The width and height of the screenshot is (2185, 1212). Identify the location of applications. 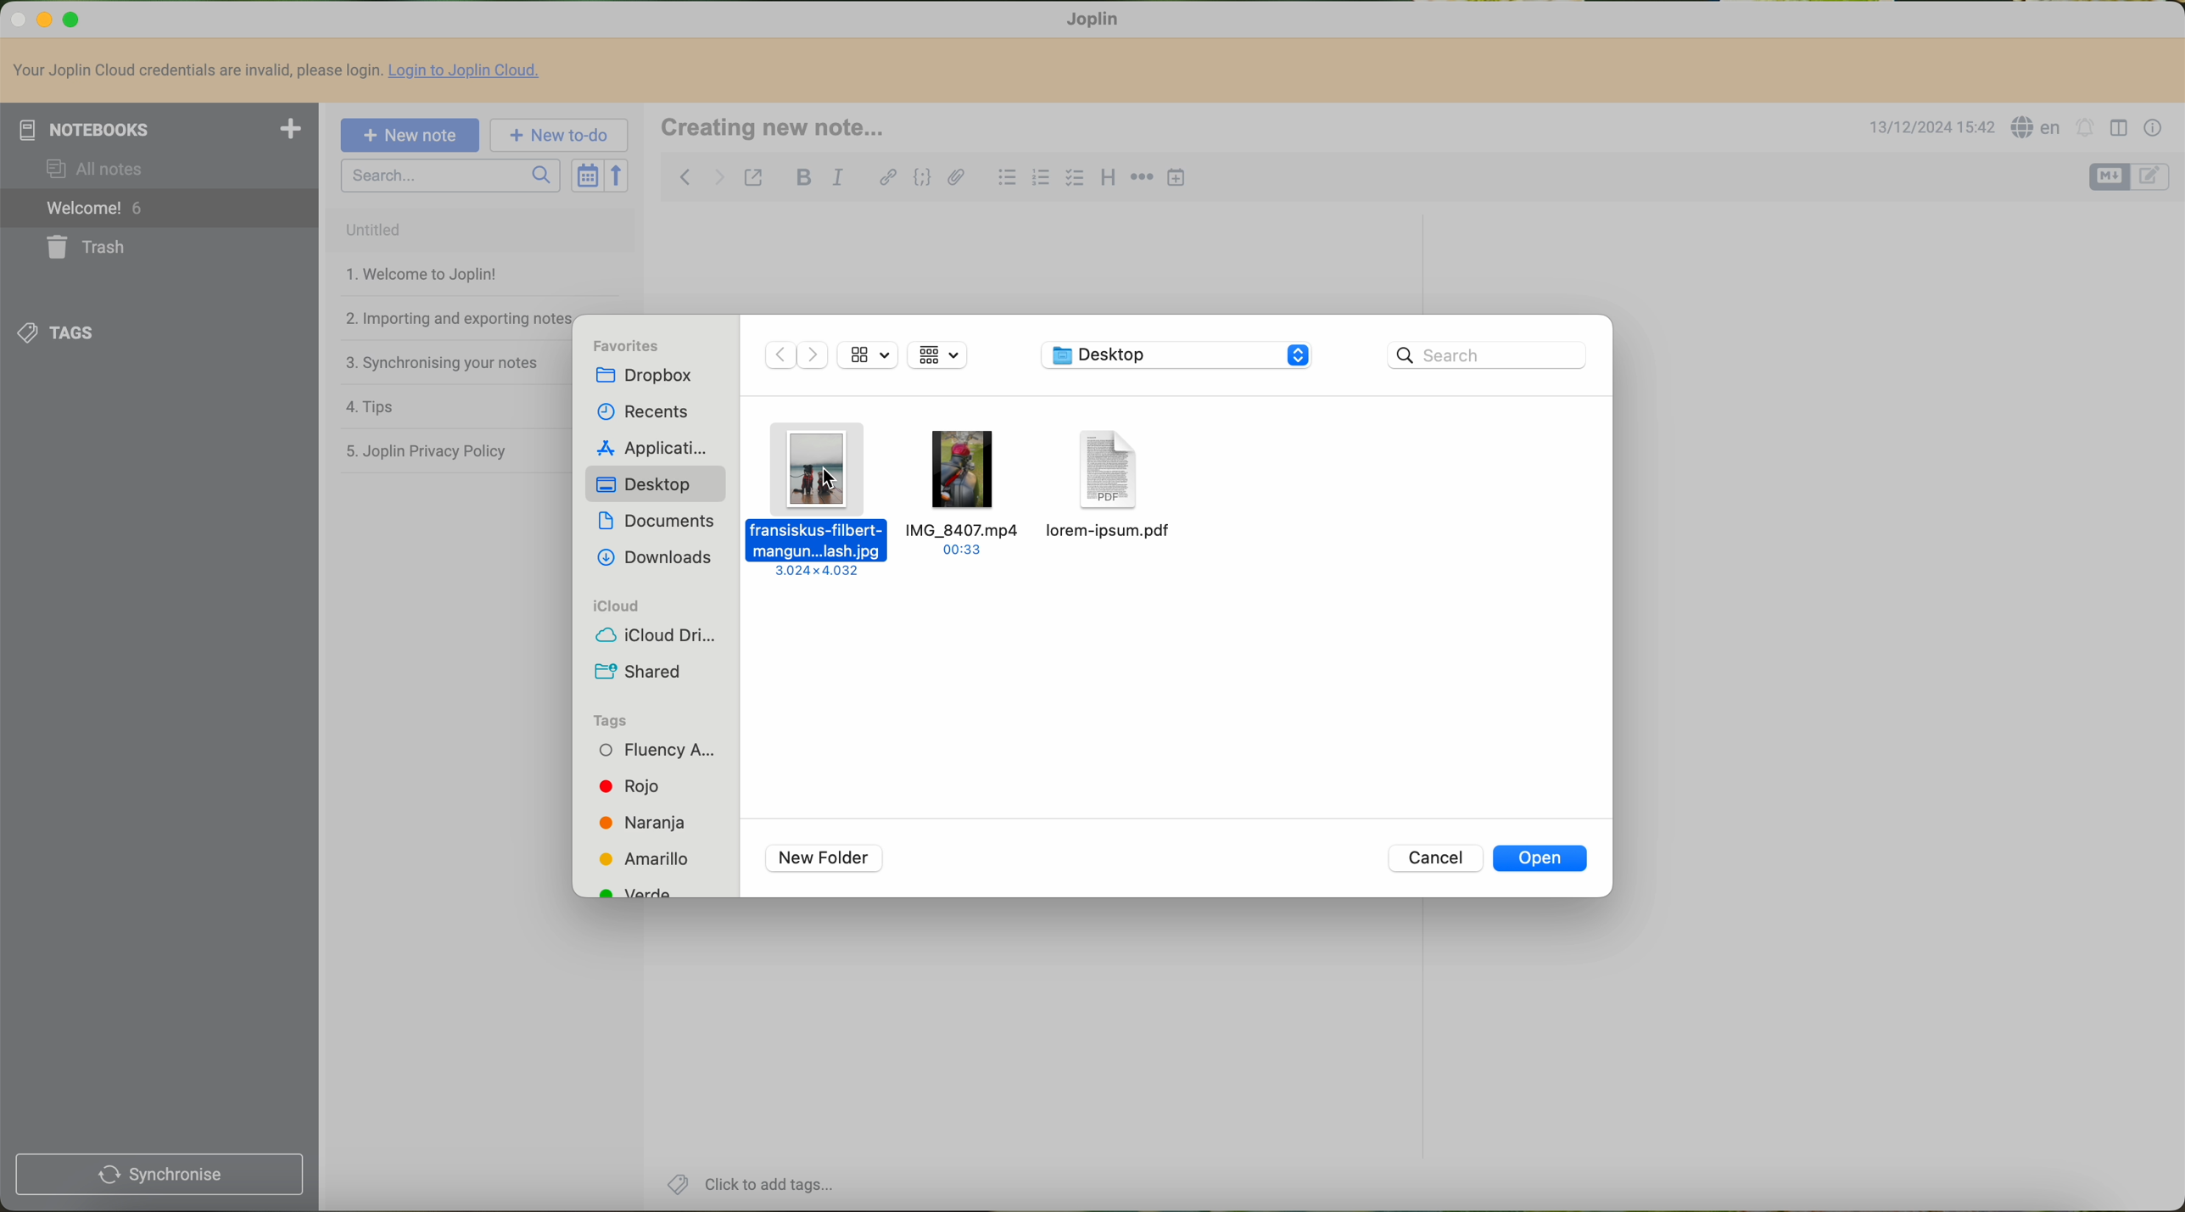
(658, 450).